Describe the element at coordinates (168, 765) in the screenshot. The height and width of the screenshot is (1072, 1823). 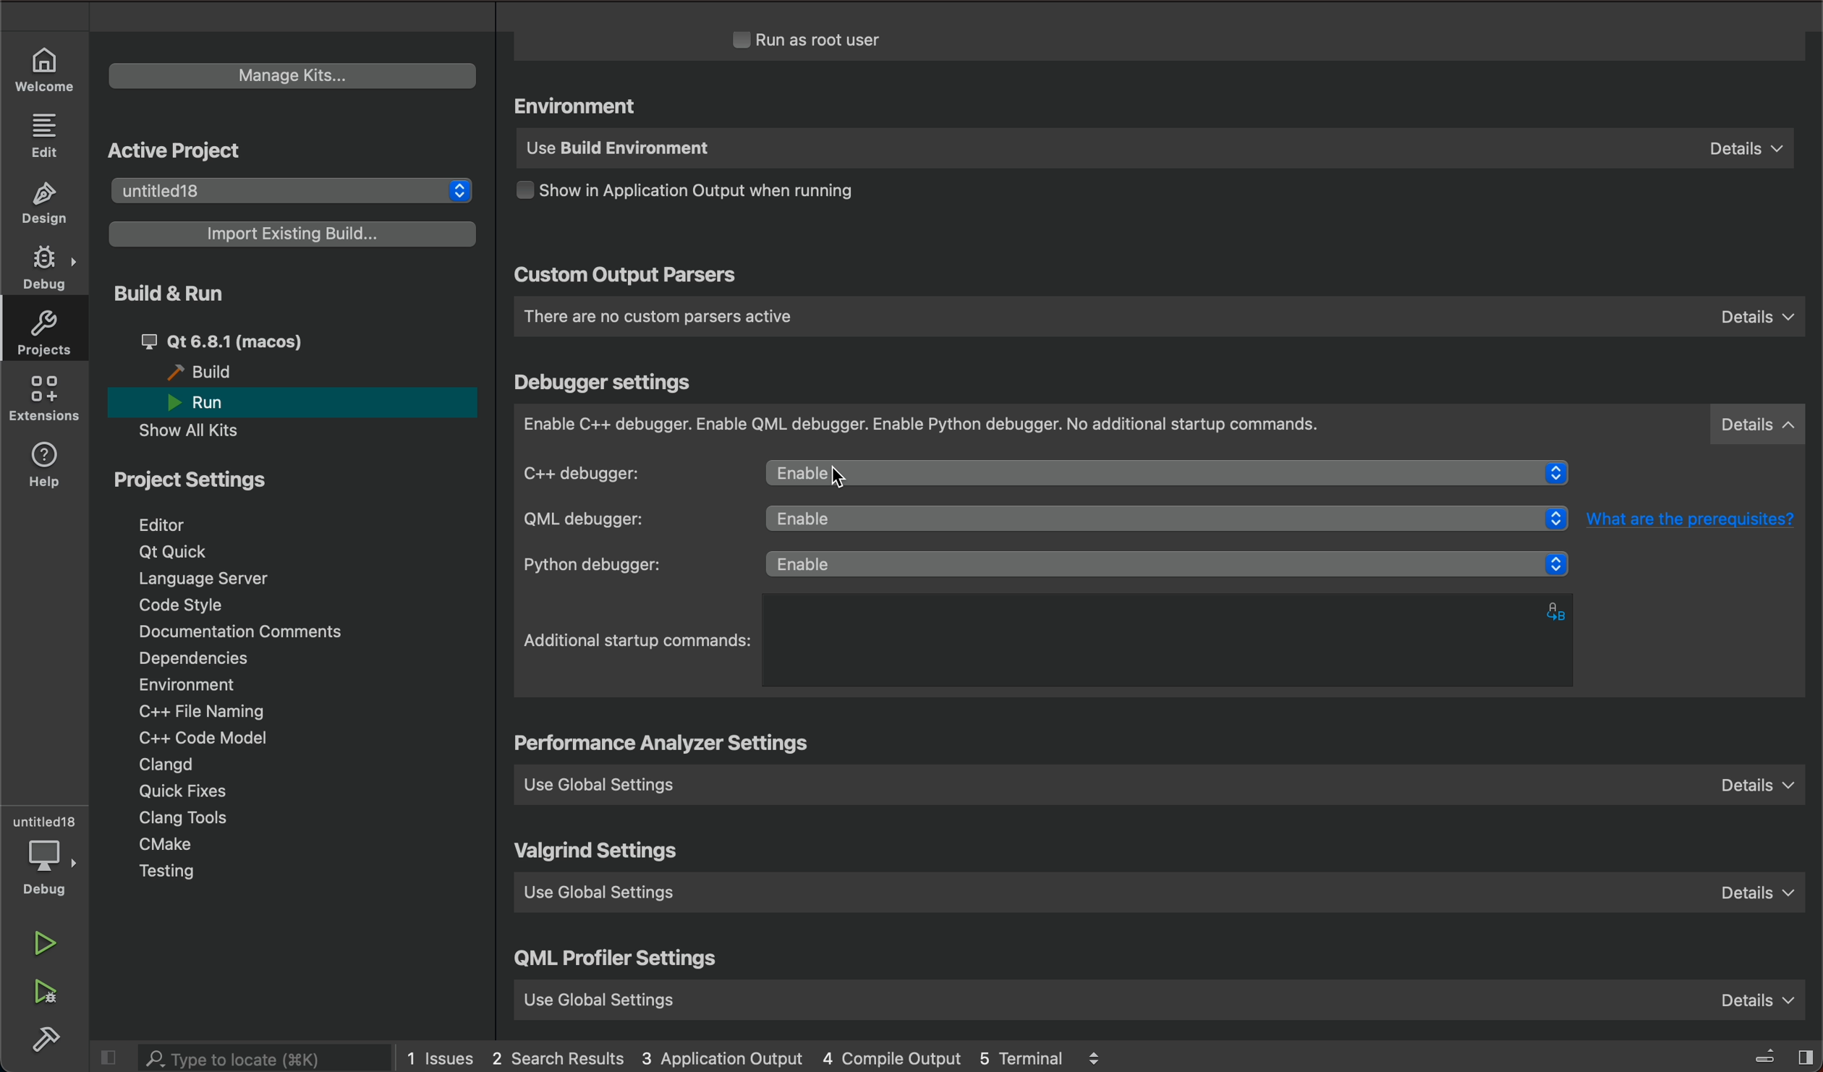
I see `clangd` at that location.